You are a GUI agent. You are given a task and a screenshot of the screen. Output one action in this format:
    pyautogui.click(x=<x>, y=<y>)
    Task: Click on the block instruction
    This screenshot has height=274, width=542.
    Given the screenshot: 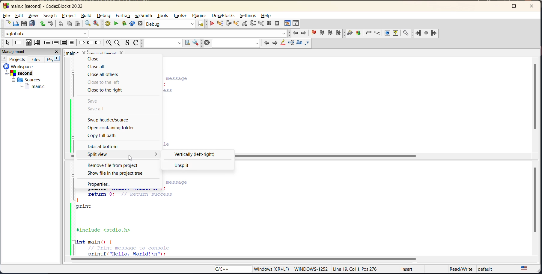 What is the action you would take?
    pyautogui.click(x=72, y=43)
    